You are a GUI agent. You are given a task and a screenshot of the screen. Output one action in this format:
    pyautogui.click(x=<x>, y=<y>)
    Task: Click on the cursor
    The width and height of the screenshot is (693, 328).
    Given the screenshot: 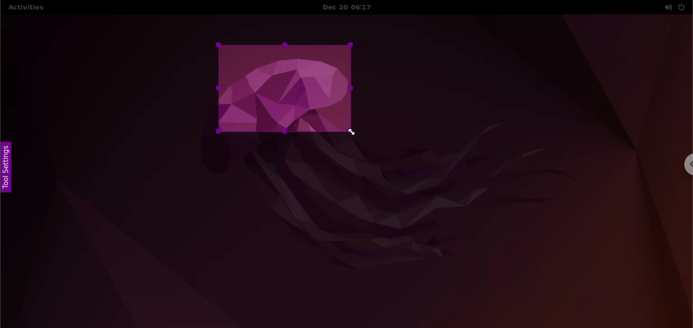 What is the action you would take?
    pyautogui.click(x=357, y=135)
    